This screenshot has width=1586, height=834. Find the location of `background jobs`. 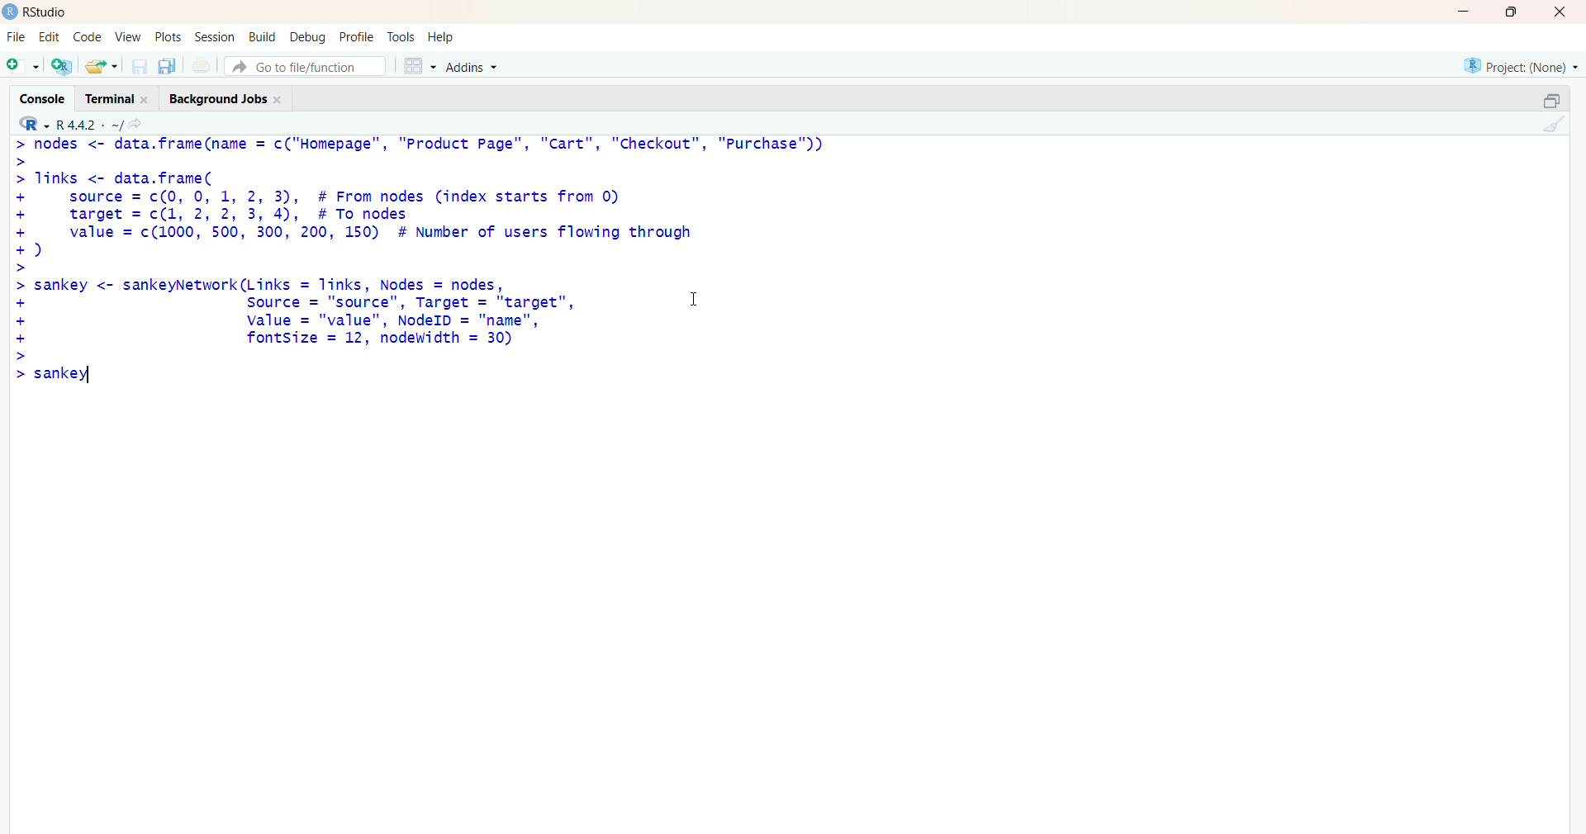

background jobs is located at coordinates (230, 101).